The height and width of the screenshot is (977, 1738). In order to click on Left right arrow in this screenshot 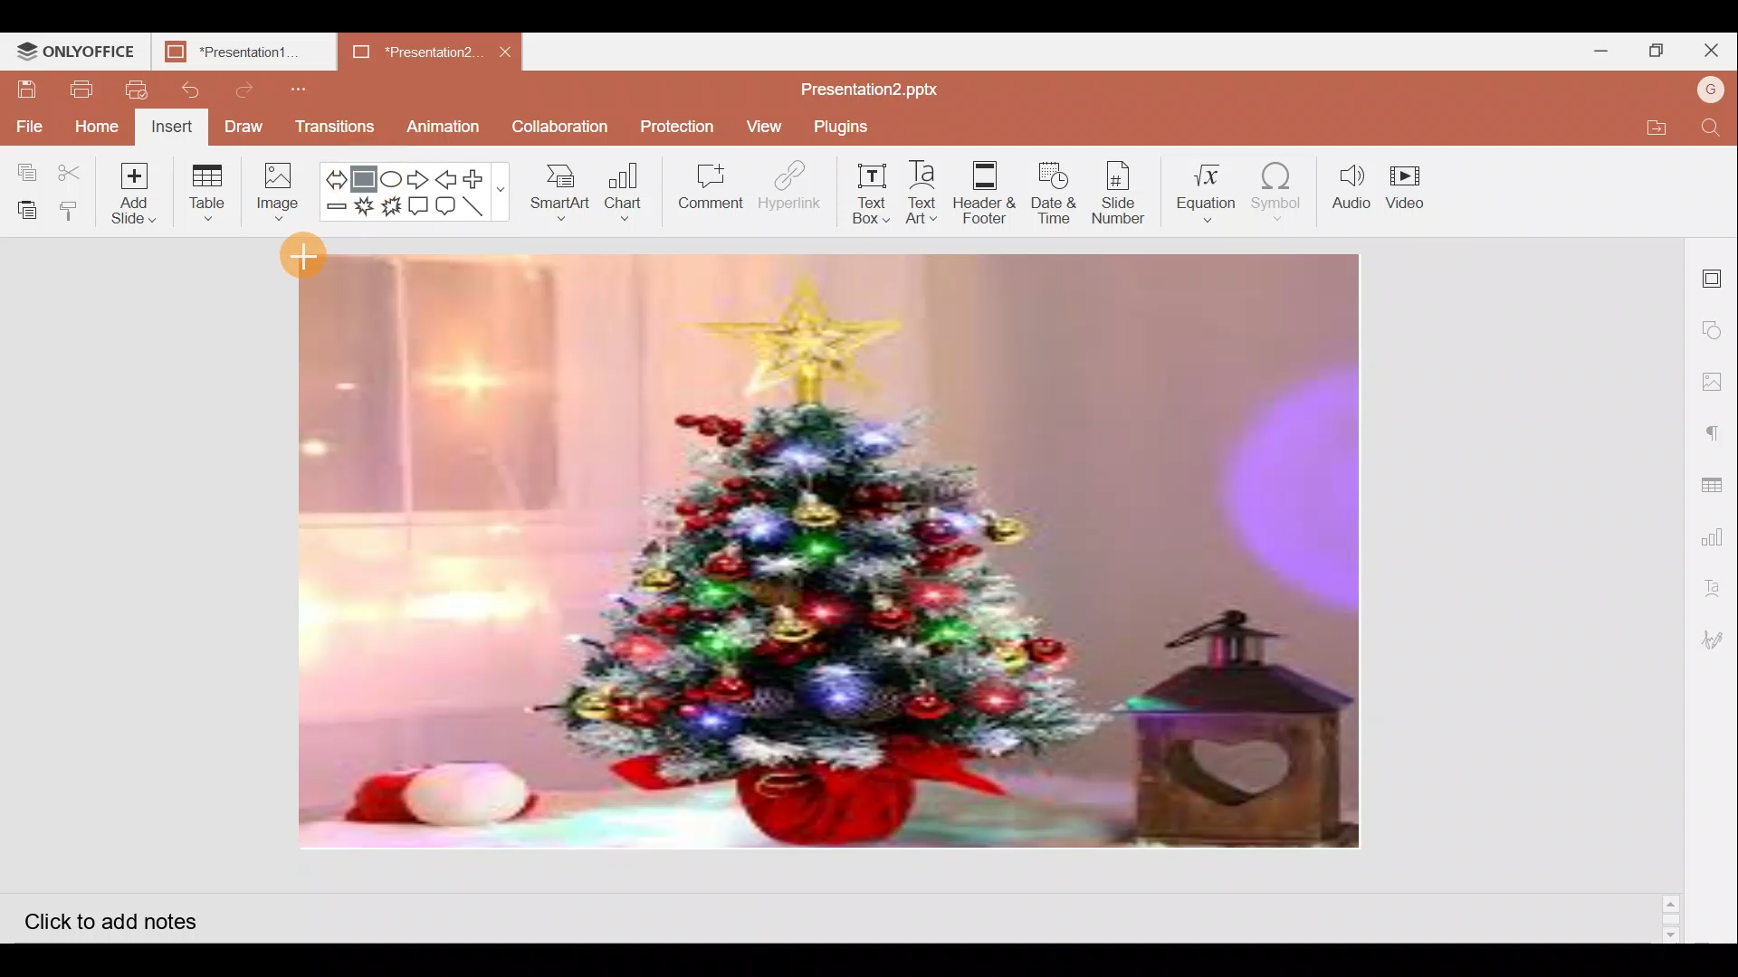, I will do `click(335, 174)`.